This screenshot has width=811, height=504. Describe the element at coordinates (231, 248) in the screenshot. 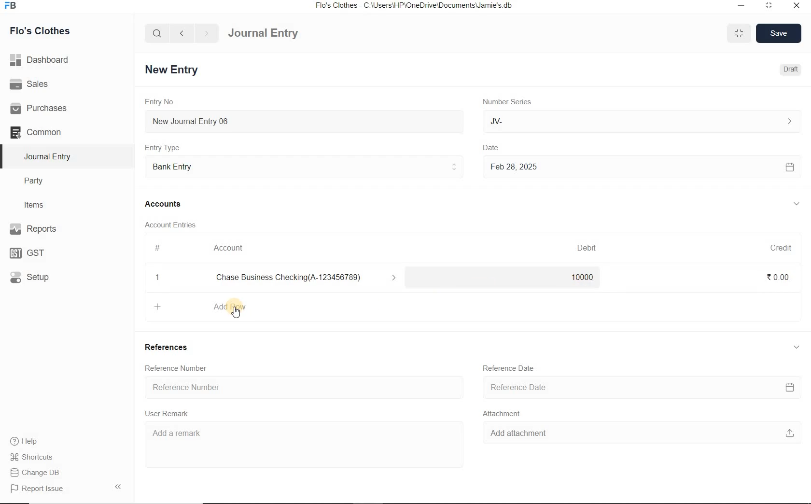

I see `Account` at that location.